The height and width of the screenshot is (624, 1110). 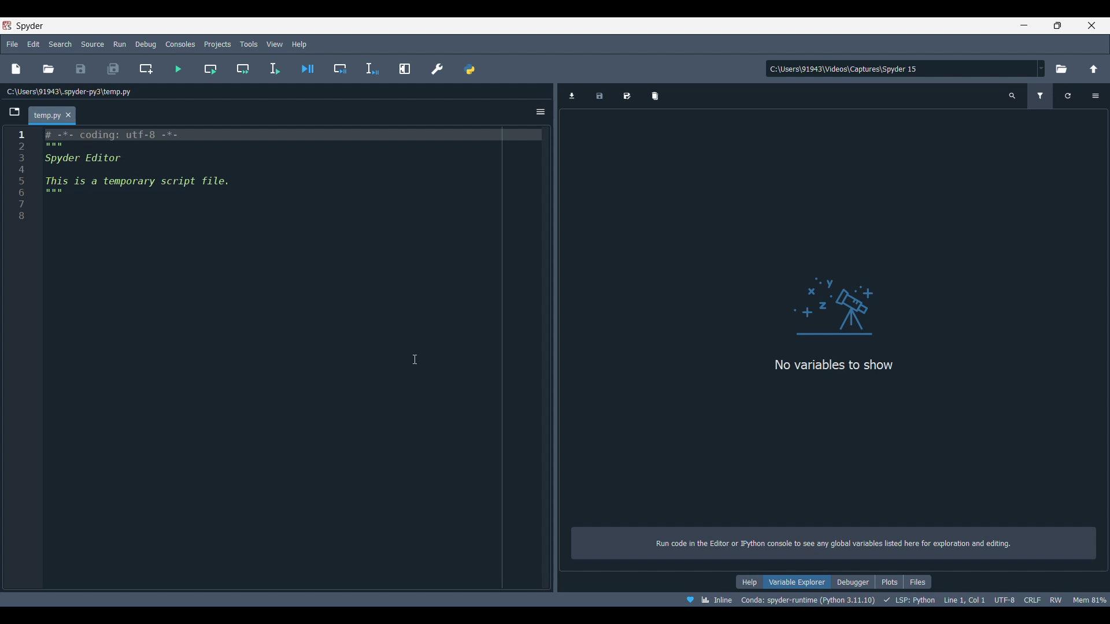 I want to click on Debug selection/current line, so click(x=372, y=69).